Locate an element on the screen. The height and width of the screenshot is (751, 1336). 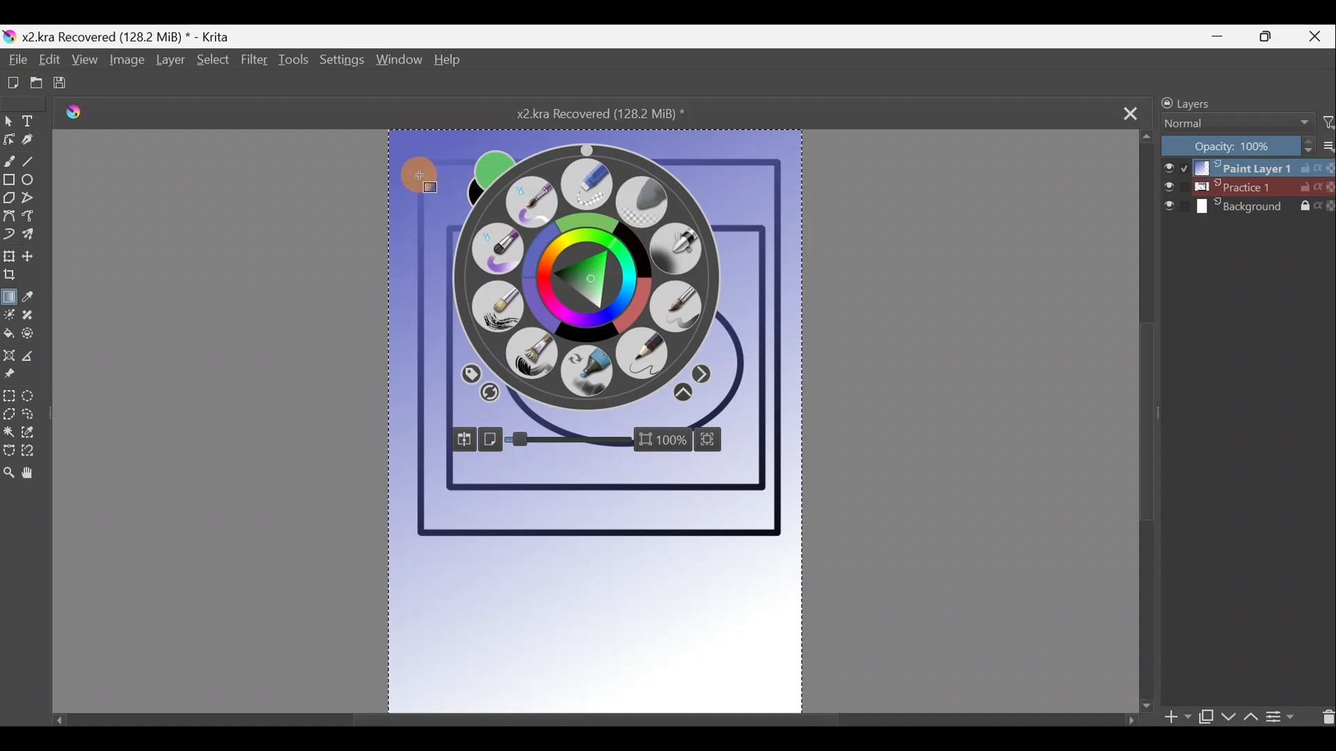
Eraser soft is located at coordinates (649, 200).